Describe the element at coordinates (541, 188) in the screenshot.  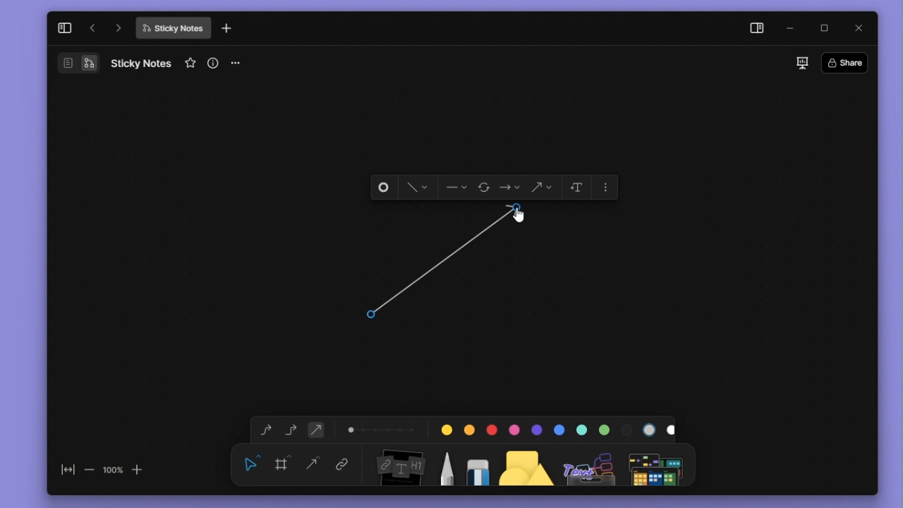
I see `connector shape` at that location.